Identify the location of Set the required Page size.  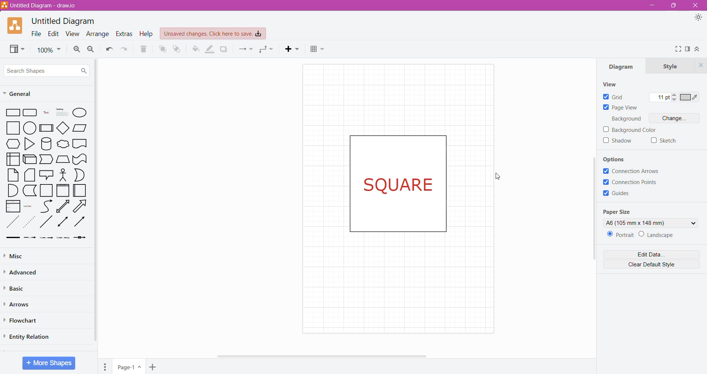
(650, 223).